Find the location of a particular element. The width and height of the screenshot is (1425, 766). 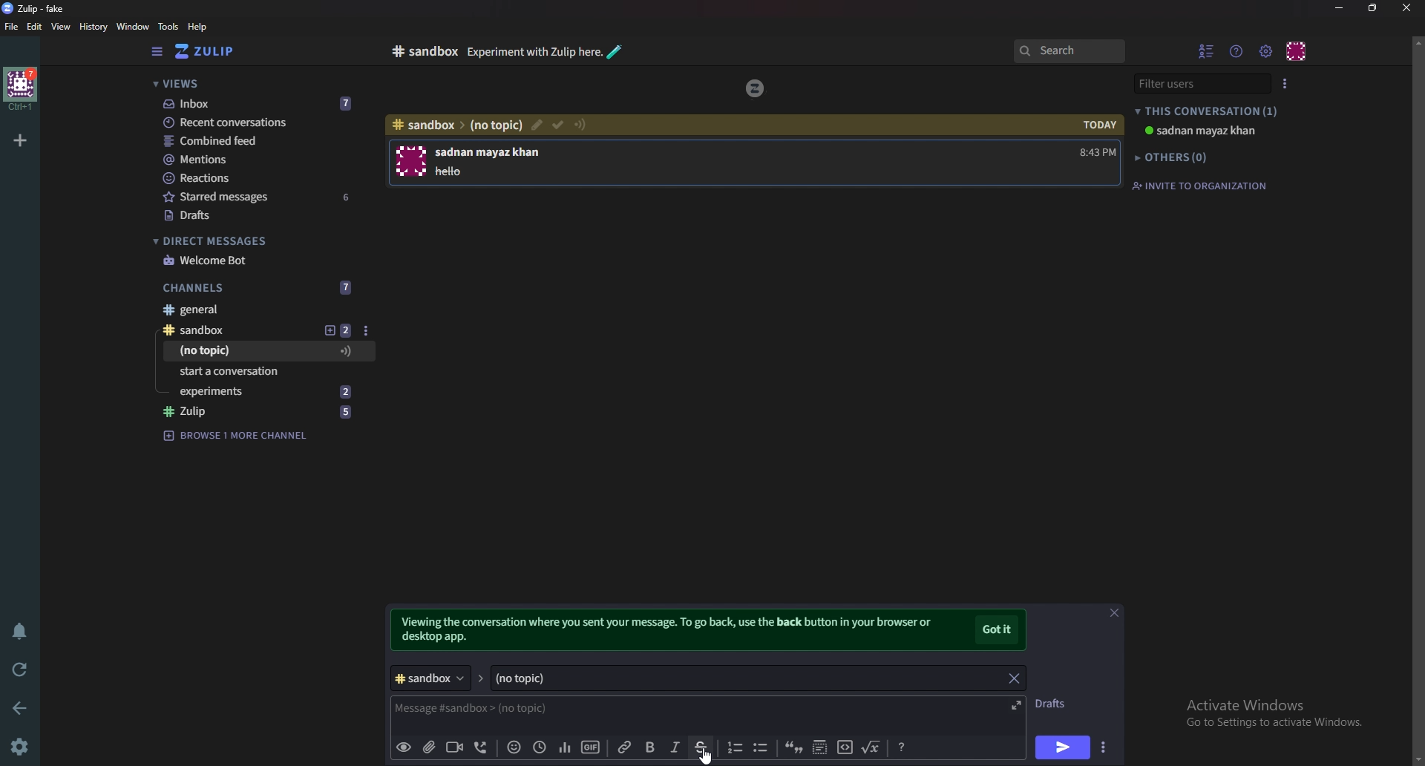

Global time is located at coordinates (540, 747).